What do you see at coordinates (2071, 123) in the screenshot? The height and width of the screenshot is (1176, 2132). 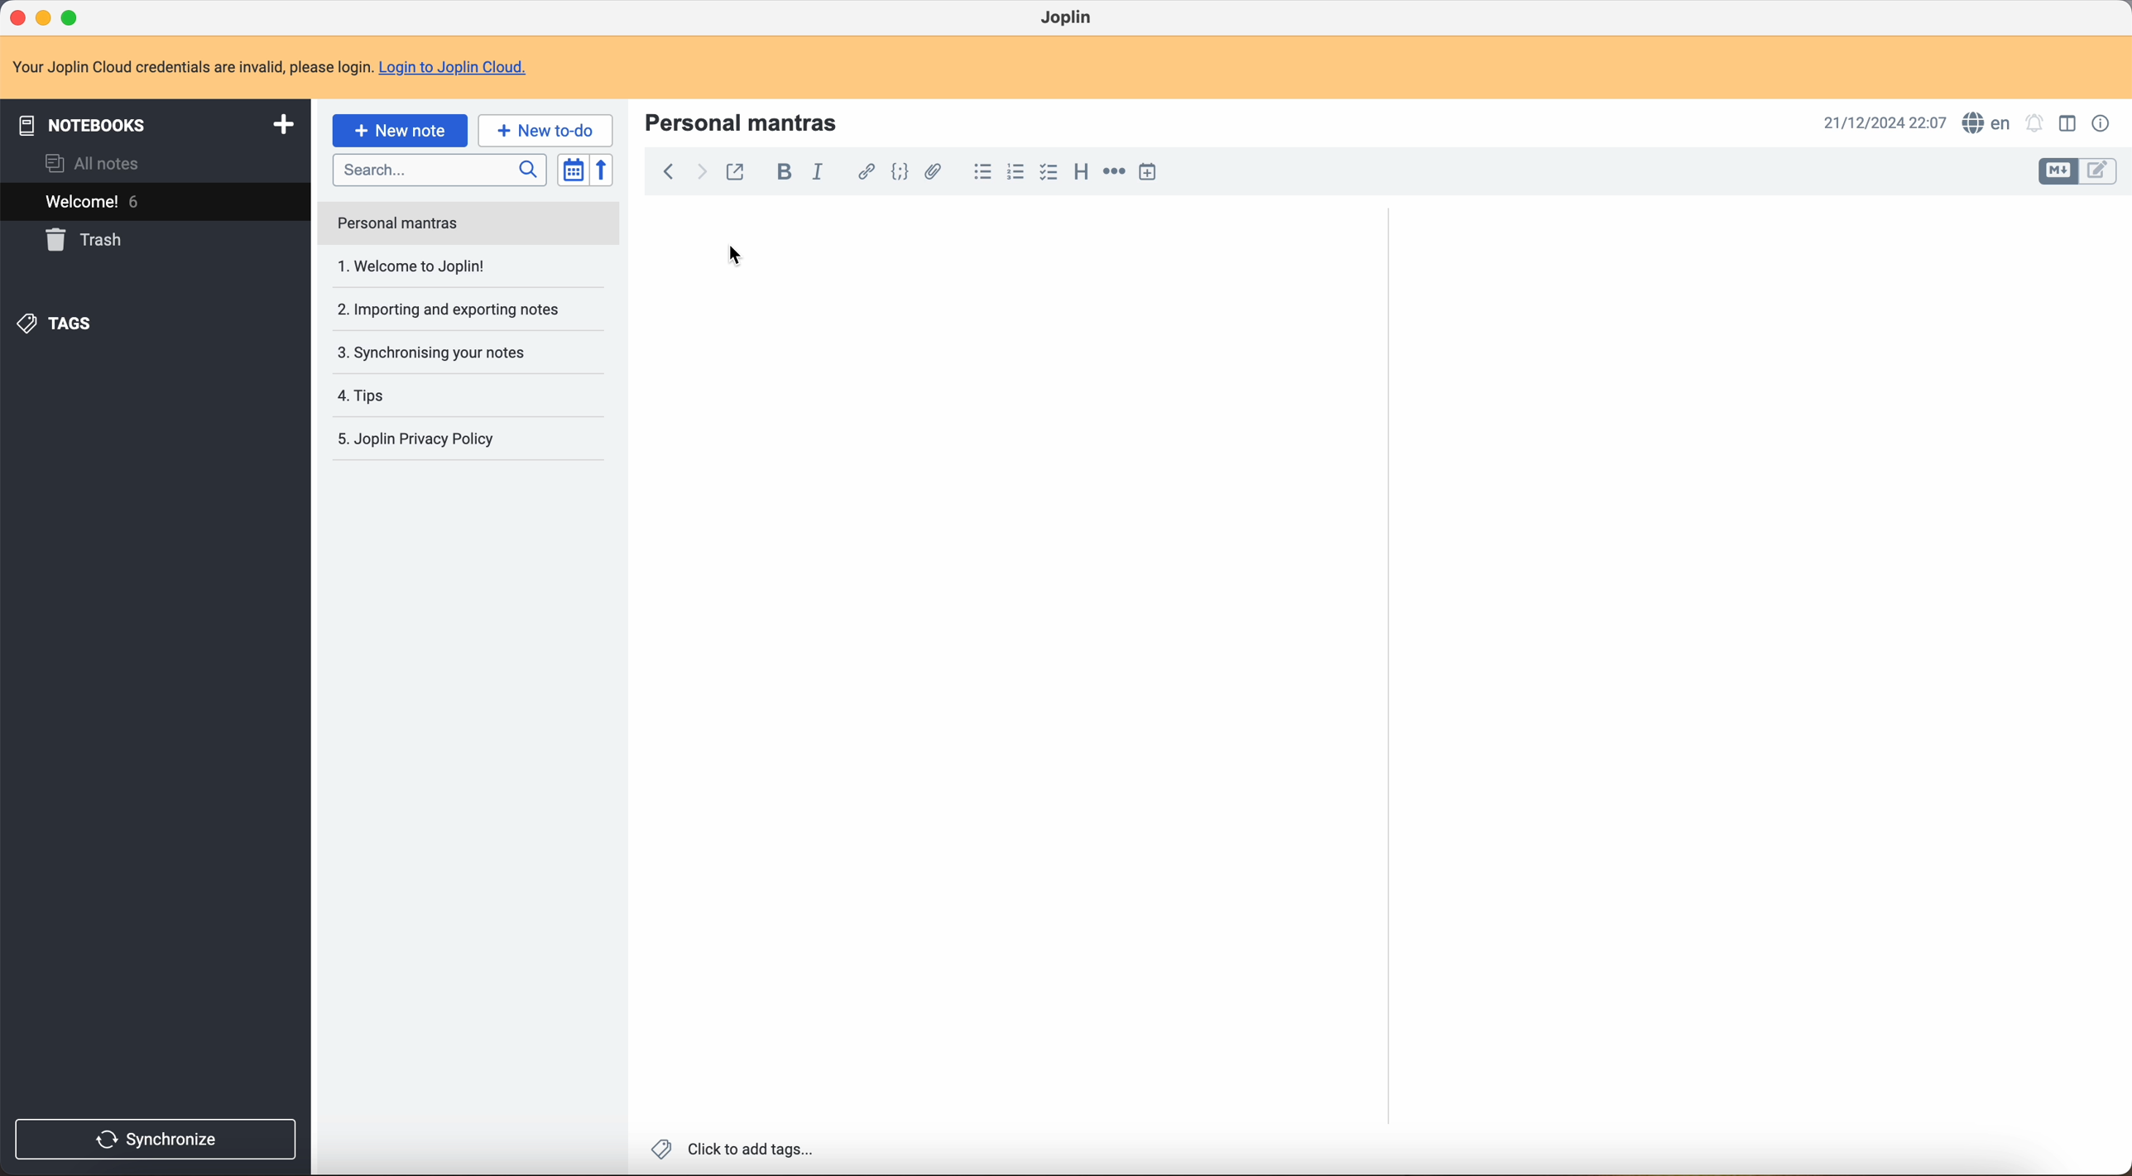 I see `toggle edit layout` at bounding box center [2071, 123].